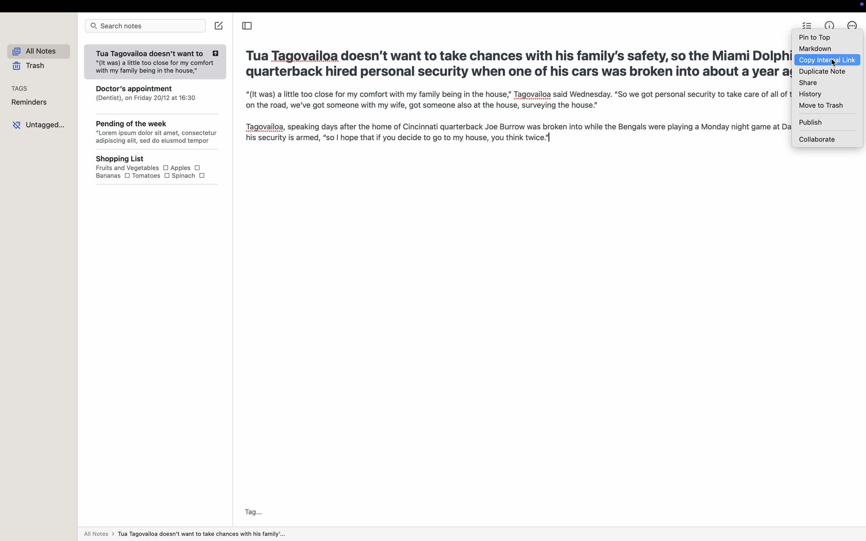  I want to click on reminders, so click(26, 103).